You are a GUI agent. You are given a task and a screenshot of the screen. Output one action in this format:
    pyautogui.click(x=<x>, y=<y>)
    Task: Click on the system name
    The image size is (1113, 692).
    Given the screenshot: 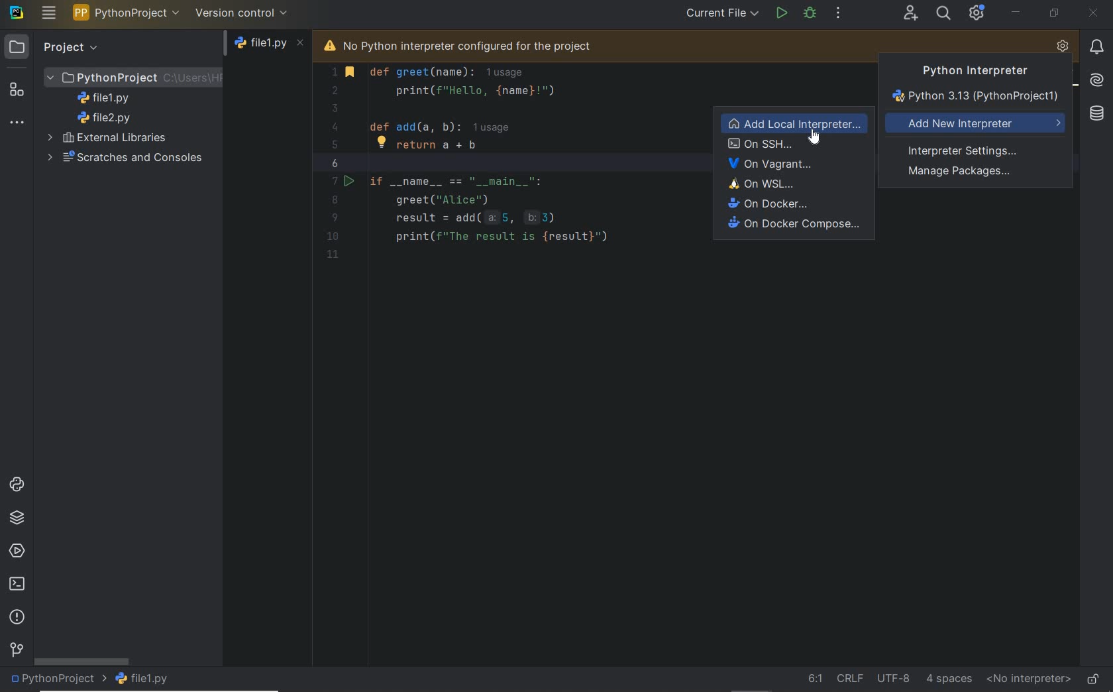 What is the action you would take?
    pyautogui.click(x=17, y=13)
    